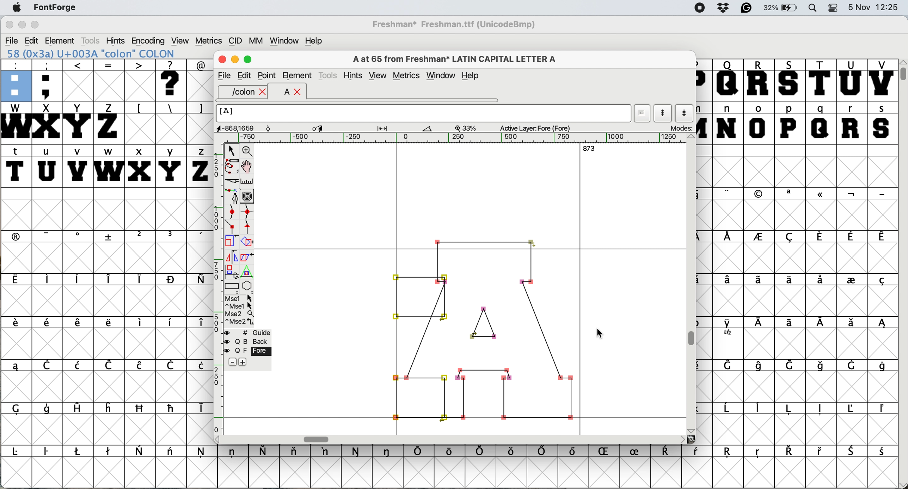 The height and width of the screenshot is (489, 908). Describe the element at coordinates (820, 236) in the screenshot. I see `symbol` at that location.